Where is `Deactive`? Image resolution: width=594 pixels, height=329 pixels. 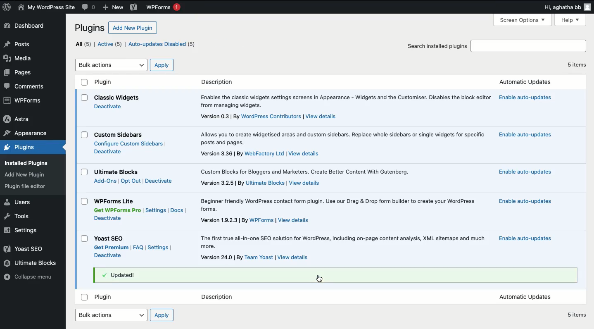
Deactive is located at coordinates (109, 218).